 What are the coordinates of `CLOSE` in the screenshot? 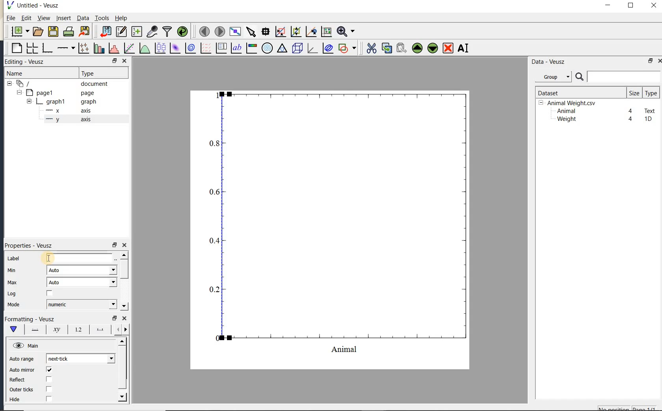 It's located at (124, 61).